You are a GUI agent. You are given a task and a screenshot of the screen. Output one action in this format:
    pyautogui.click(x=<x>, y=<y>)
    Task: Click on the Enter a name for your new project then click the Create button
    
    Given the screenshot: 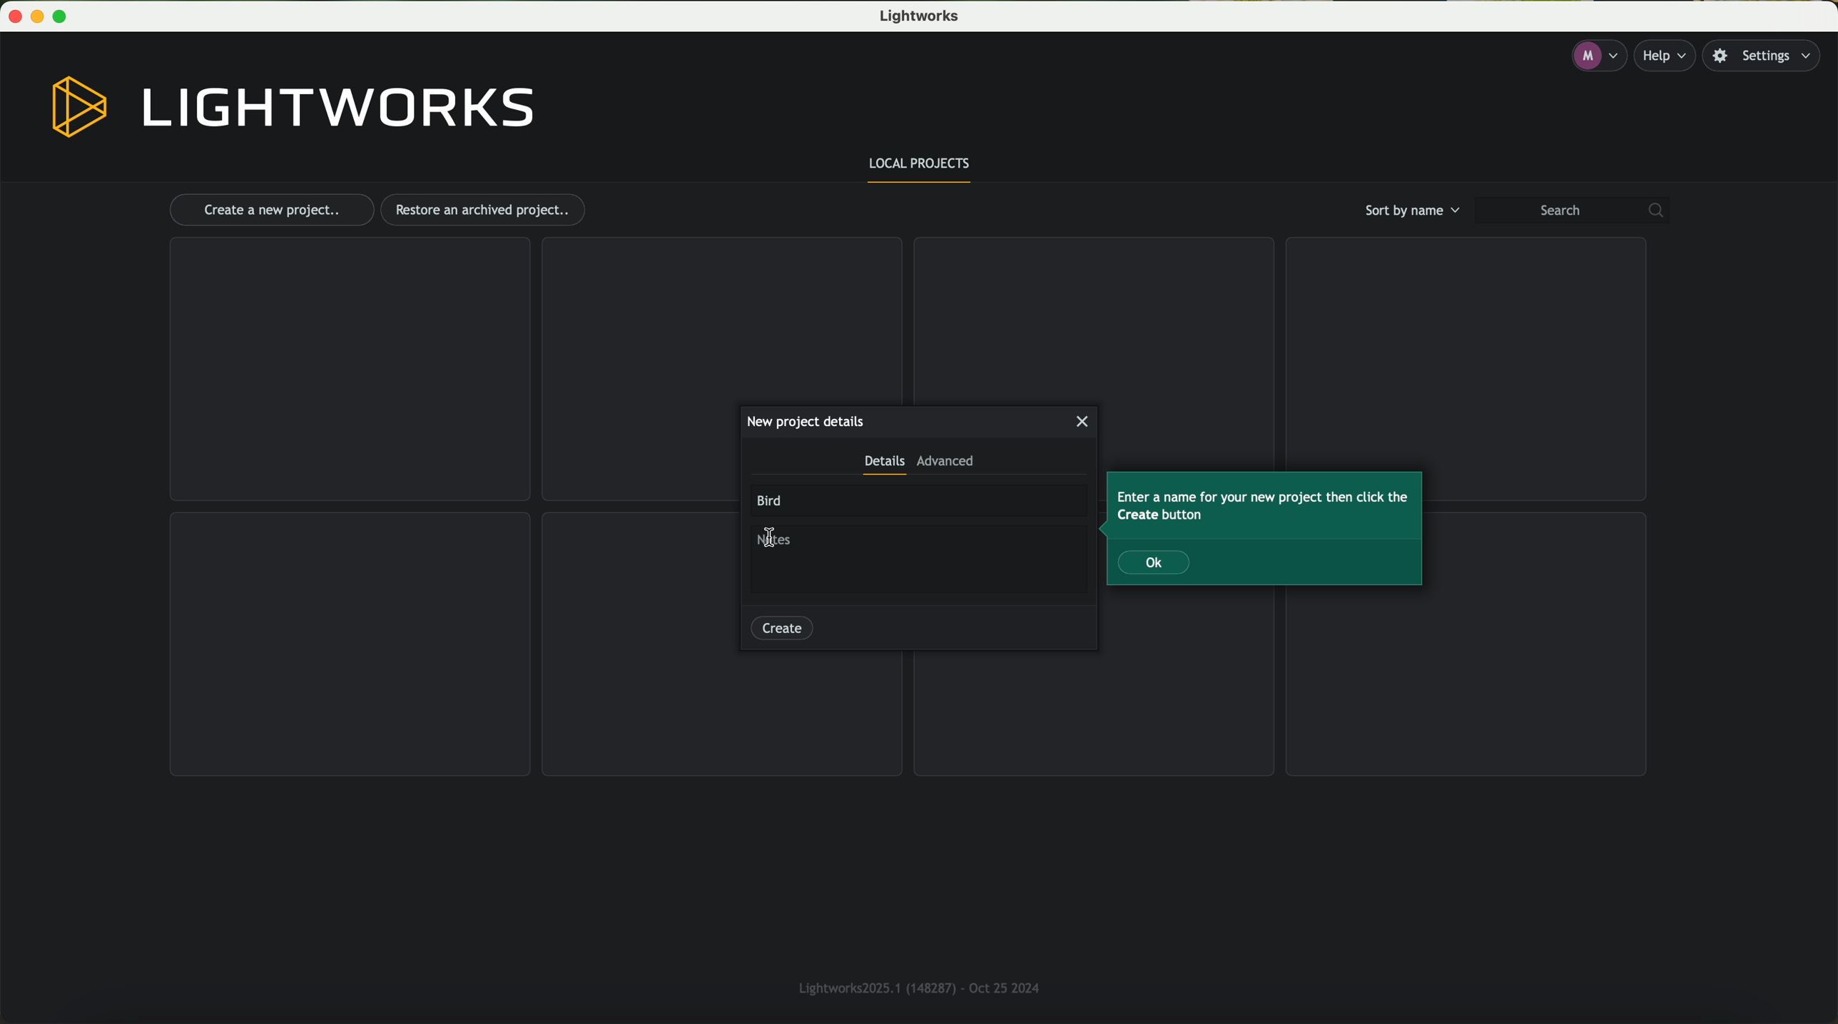 What is the action you would take?
    pyautogui.click(x=1264, y=506)
    